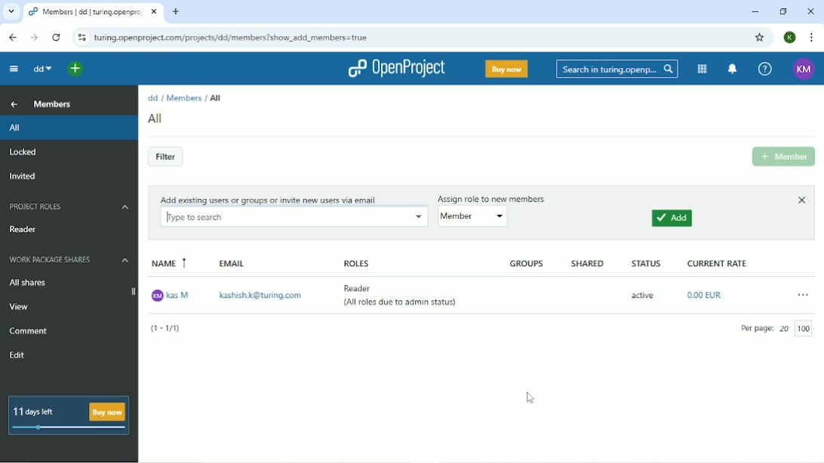 The height and width of the screenshot is (463, 824). What do you see at coordinates (215, 97) in the screenshot?
I see `All` at bounding box center [215, 97].